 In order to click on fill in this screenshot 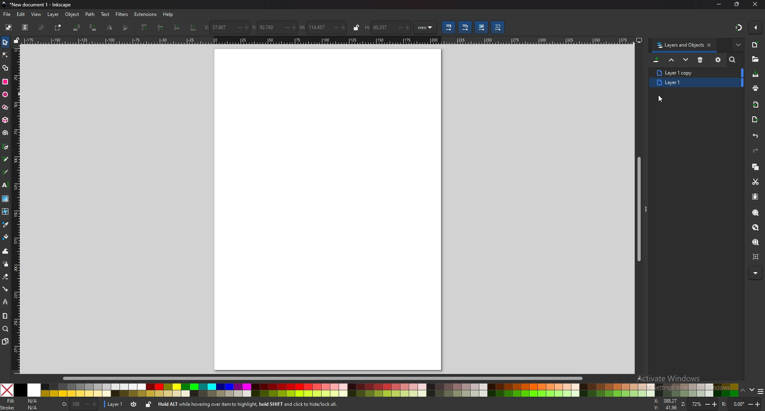, I will do `click(22, 401)`.